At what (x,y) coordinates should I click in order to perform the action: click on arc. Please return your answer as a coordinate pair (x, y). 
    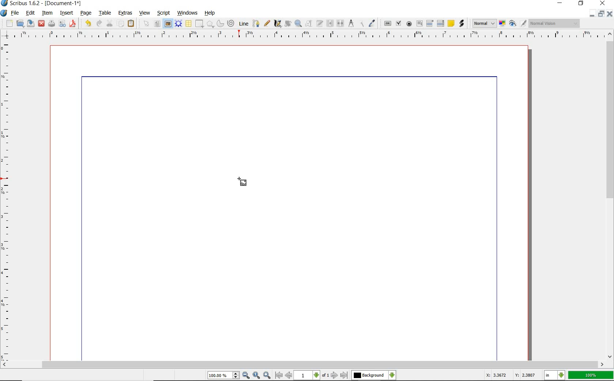
    Looking at the image, I should click on (220, 24).